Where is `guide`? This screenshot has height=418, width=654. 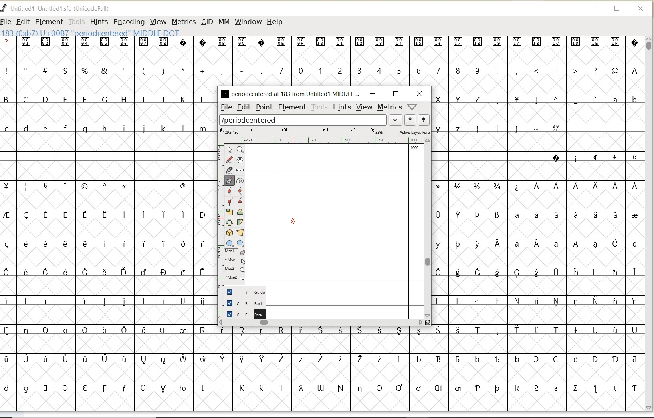 guide is located at coordinates (243, 292).